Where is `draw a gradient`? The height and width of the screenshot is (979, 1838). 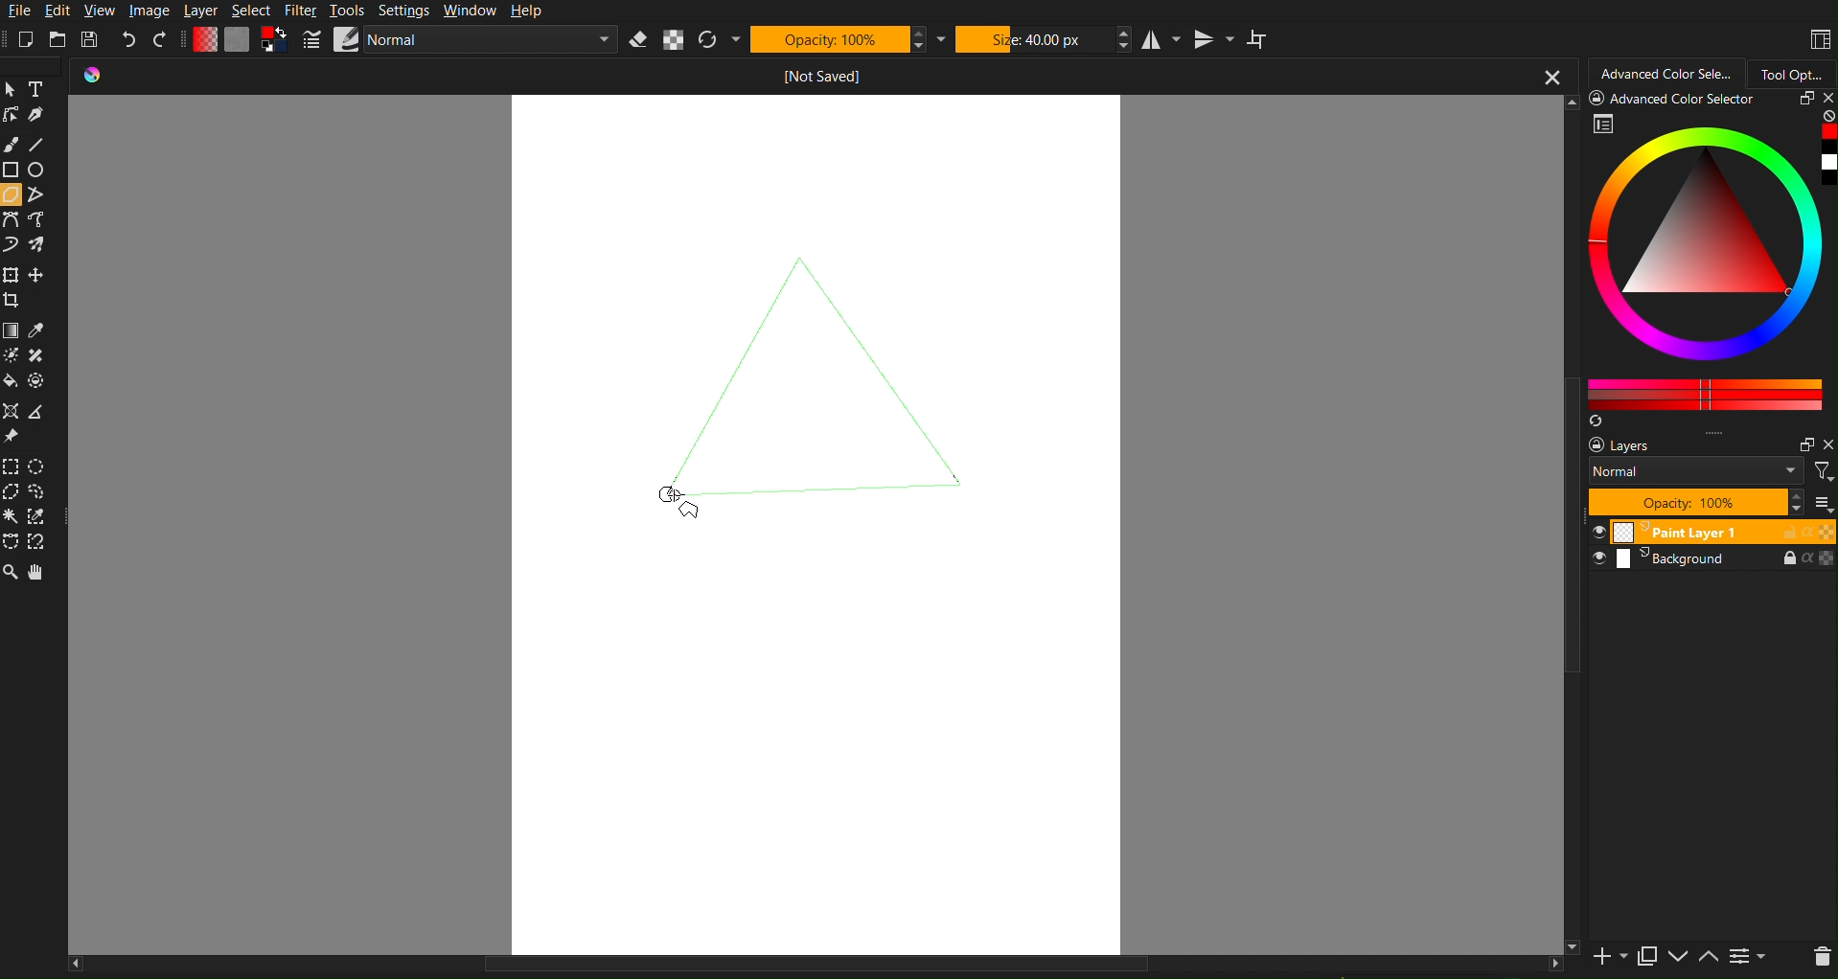 draw a gradient is located at coordinates (11, 329).